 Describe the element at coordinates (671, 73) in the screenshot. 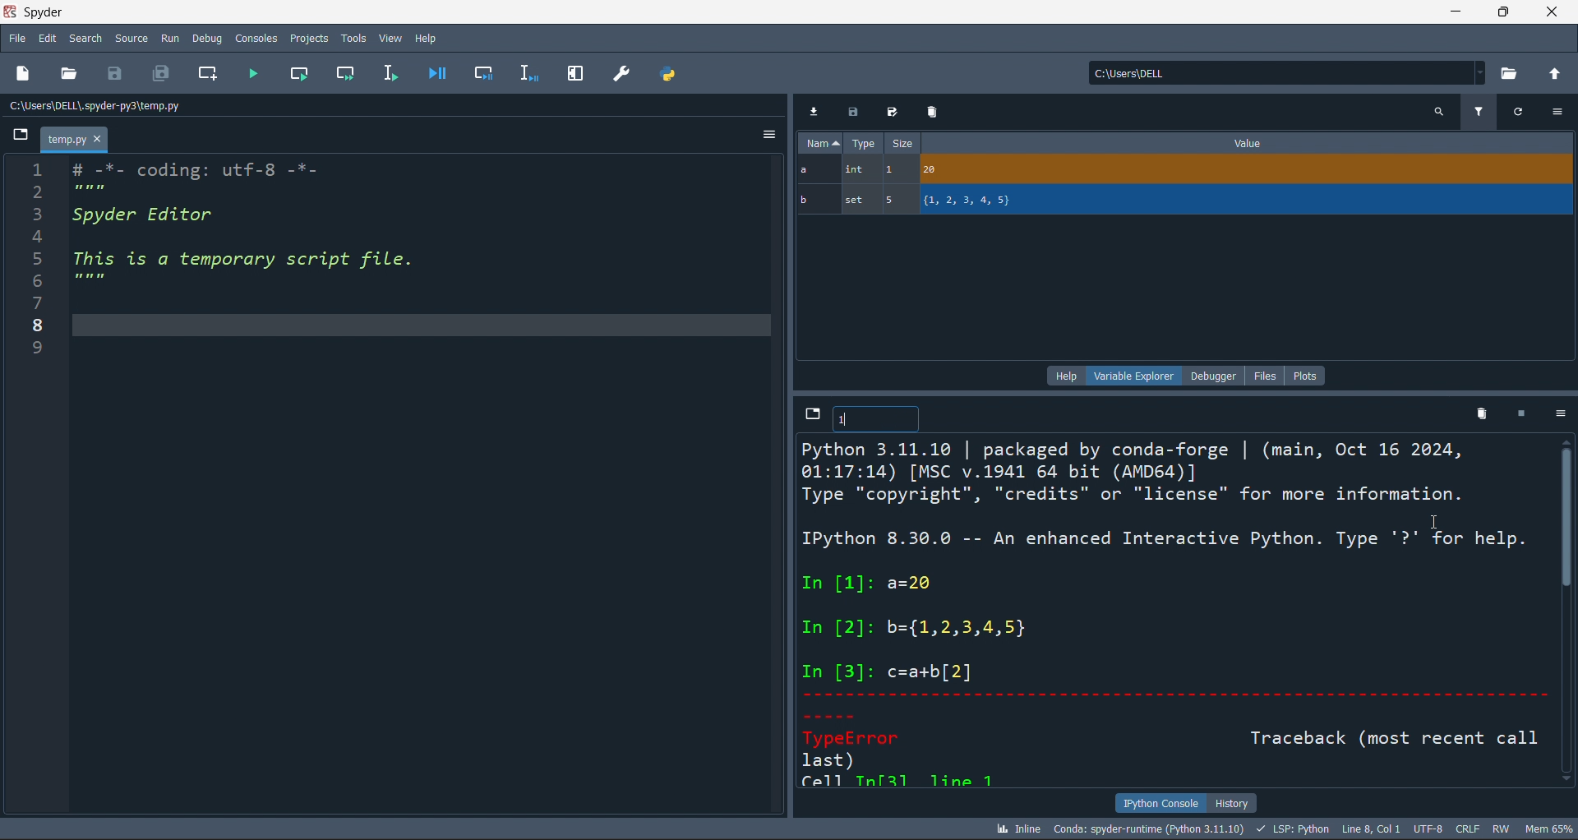

I see `python path manager` at that location.